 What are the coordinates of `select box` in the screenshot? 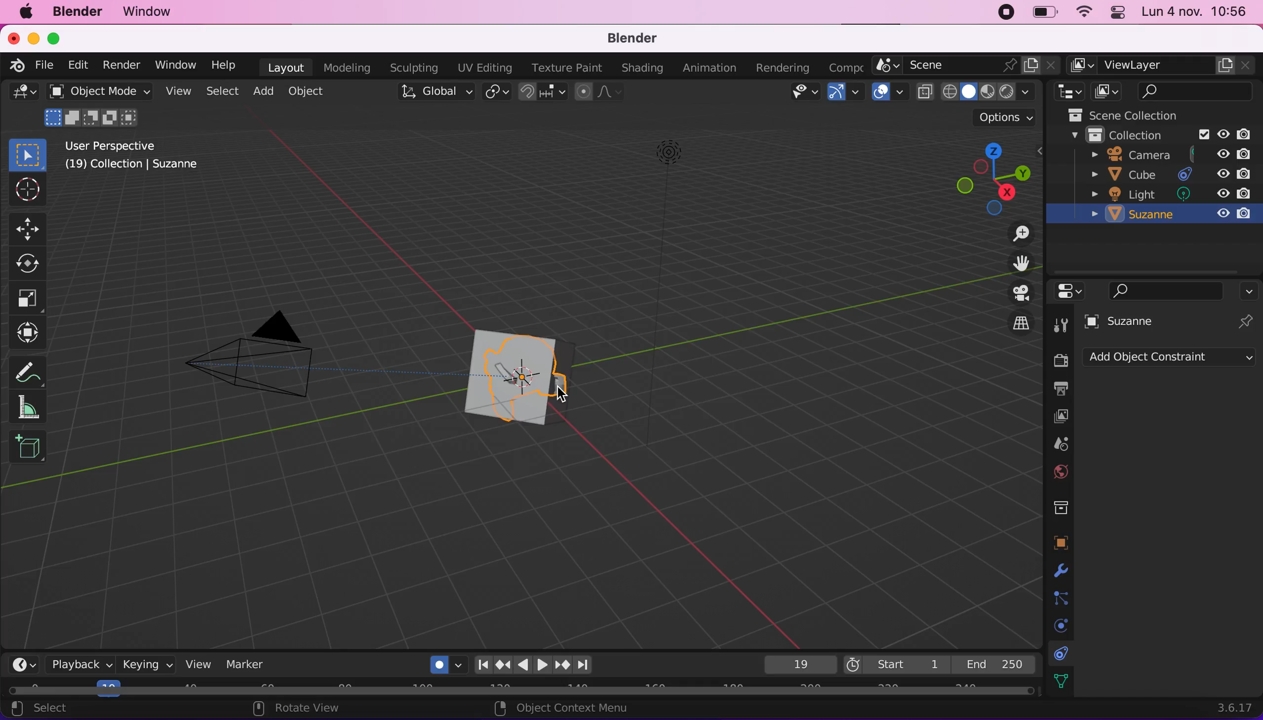 It's located at (28, 153).